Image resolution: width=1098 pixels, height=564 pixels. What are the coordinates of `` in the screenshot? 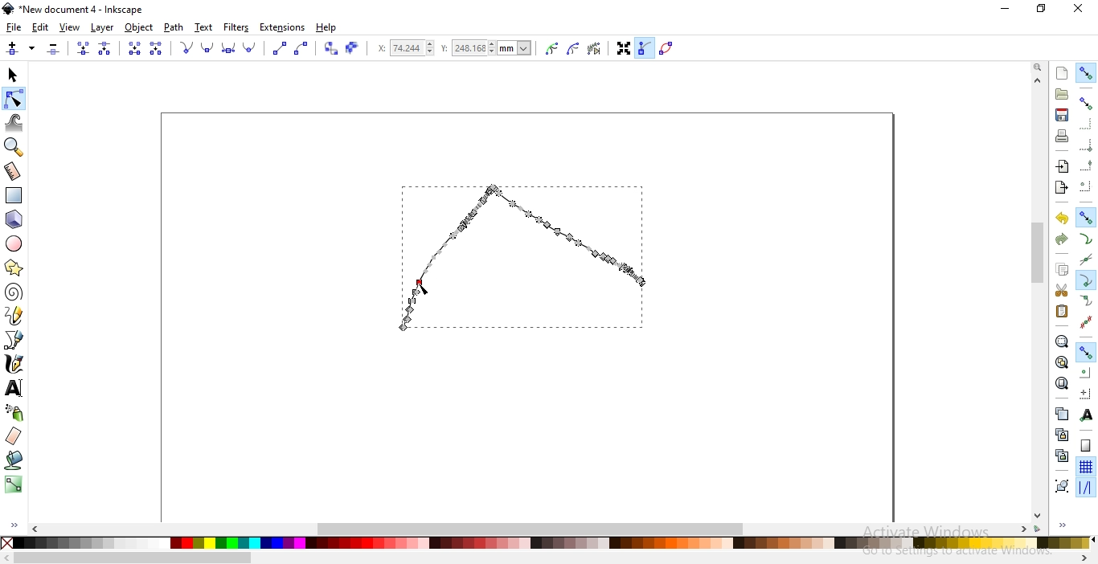 It's located at (1086, 445).